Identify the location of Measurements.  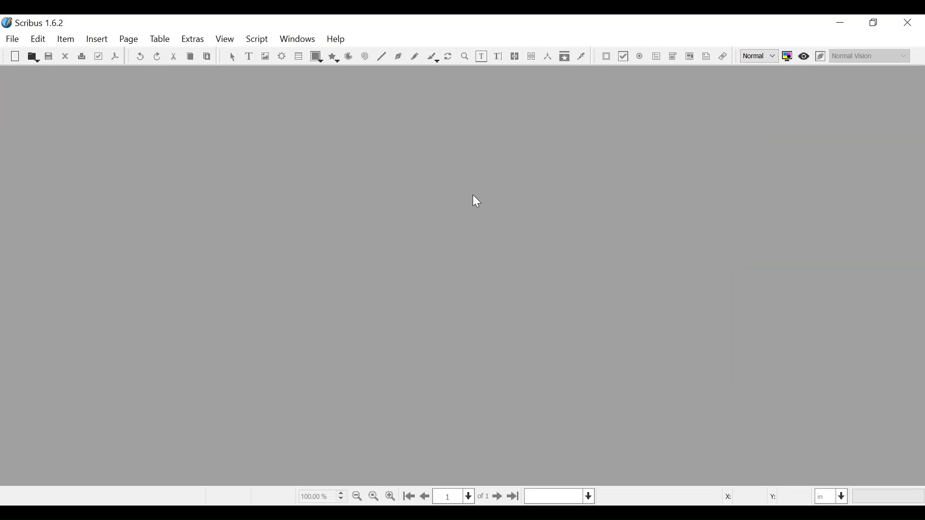
(547, 56).